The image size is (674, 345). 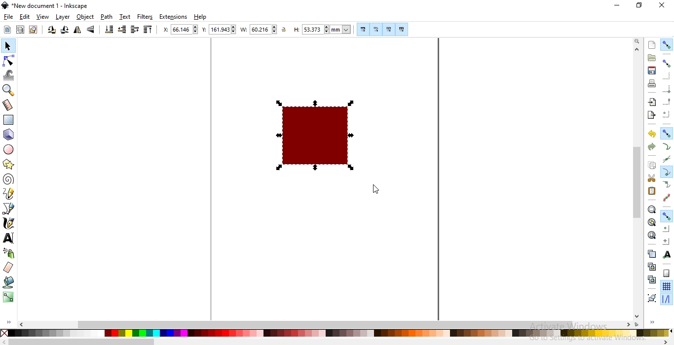 I want to click on select all objects in all visible and unlocked layers, so click(x=20, y=31).